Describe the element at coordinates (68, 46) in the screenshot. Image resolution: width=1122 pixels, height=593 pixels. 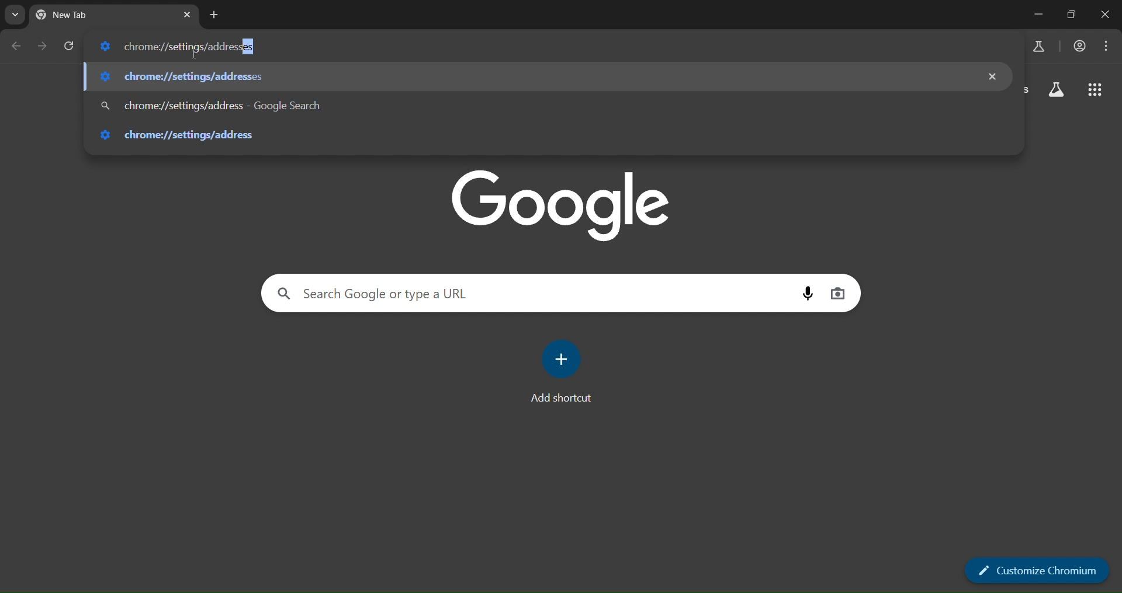
I see `reload` at that location.